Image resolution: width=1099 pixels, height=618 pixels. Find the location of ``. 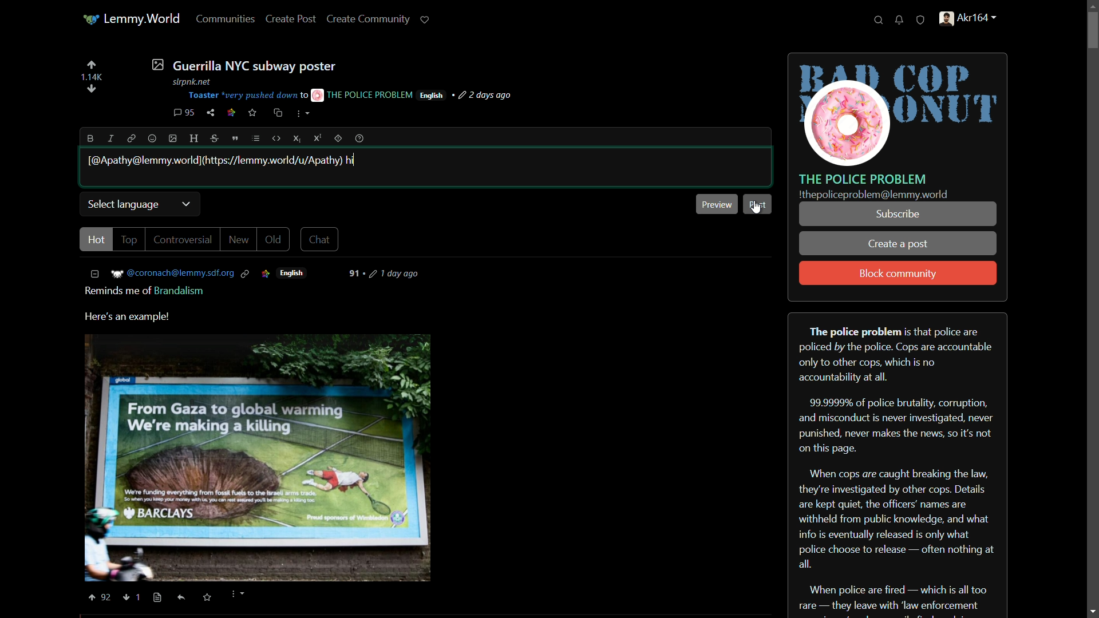

 is located at coordinates (143, 596).